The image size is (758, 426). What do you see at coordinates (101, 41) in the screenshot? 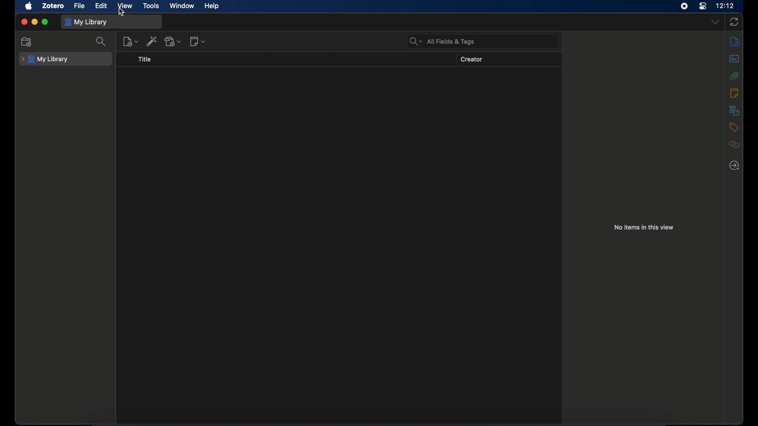
I see `search` at bounding box center [101, 41].